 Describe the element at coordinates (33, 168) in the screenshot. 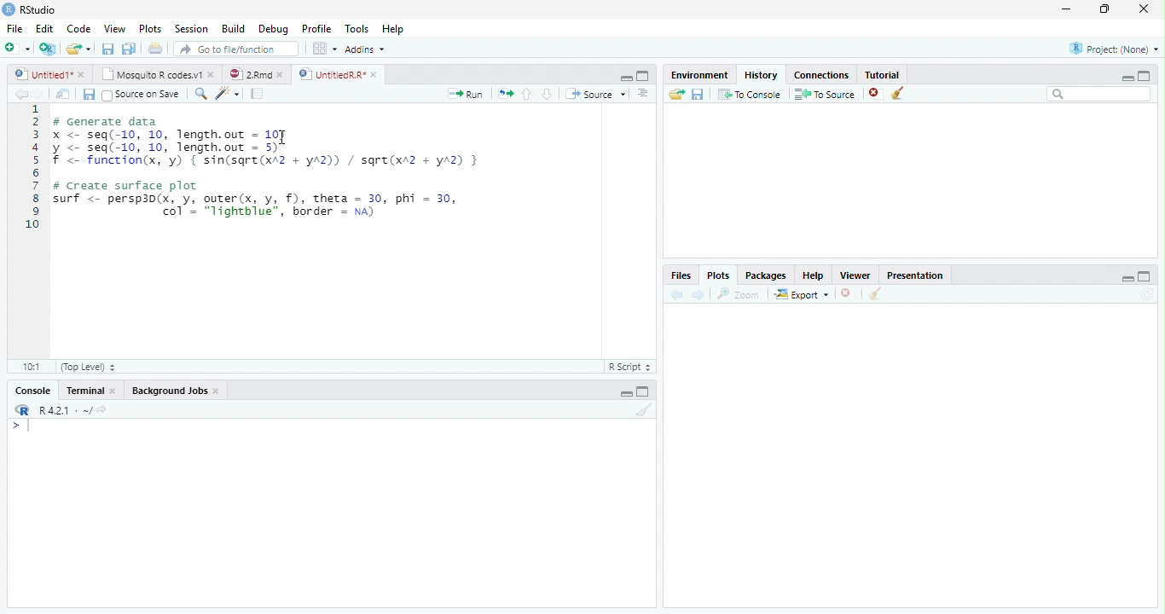

I see `Line numbers` at that location.